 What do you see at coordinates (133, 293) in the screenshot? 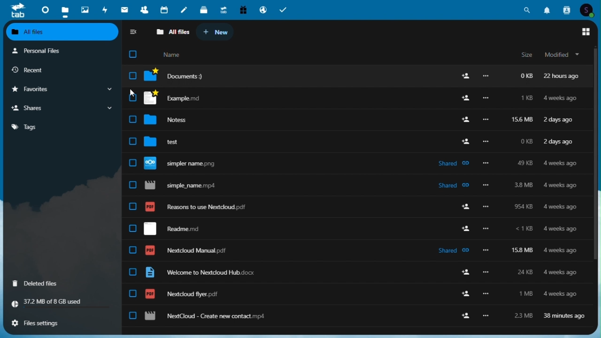
I see `check box` at bounding box center [133, 293].